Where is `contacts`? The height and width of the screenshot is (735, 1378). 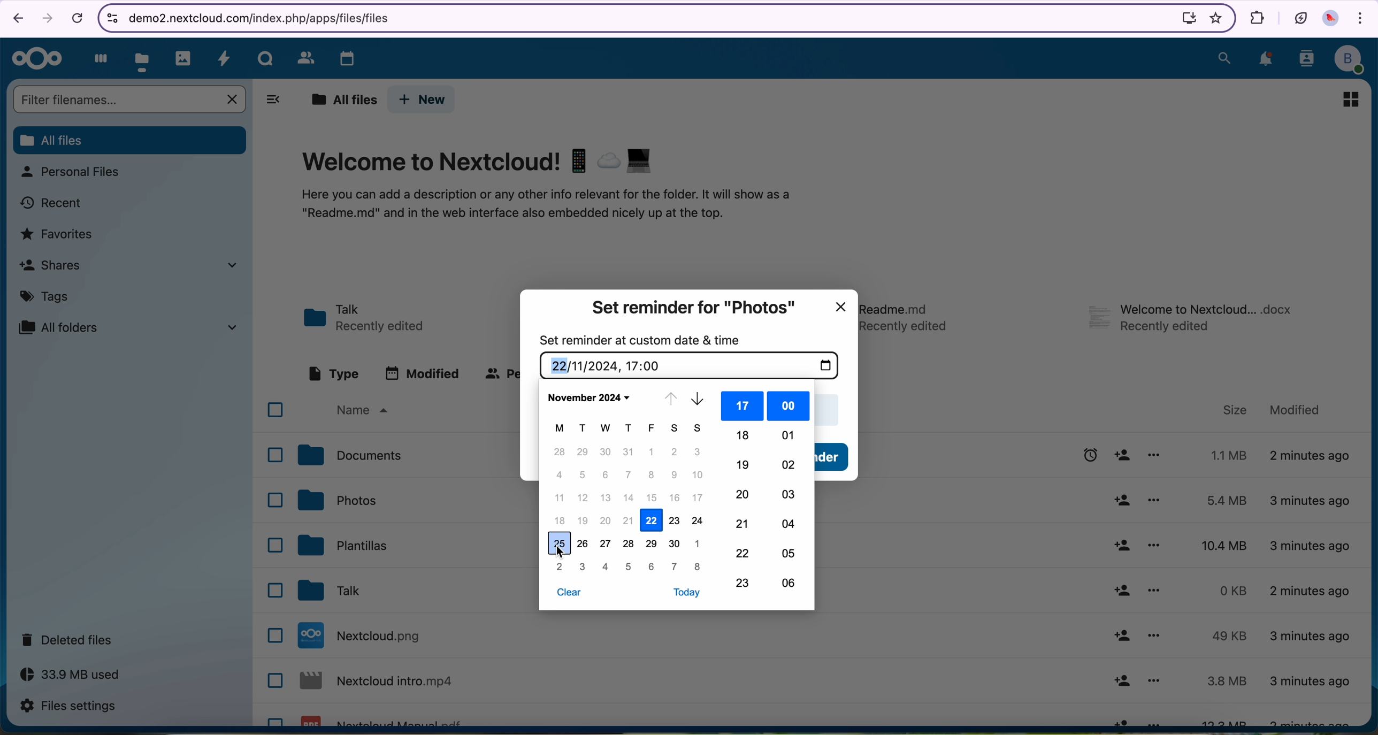
contacts is located at coordinates (1305, 60).